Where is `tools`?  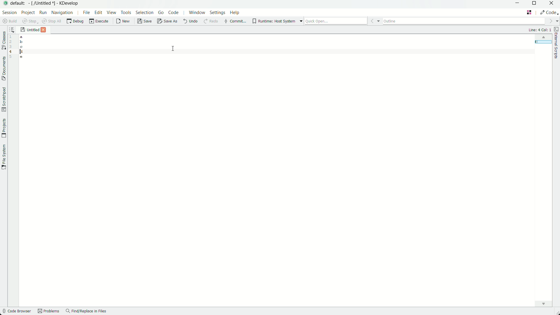
tools is located at coordinates (126, 13).